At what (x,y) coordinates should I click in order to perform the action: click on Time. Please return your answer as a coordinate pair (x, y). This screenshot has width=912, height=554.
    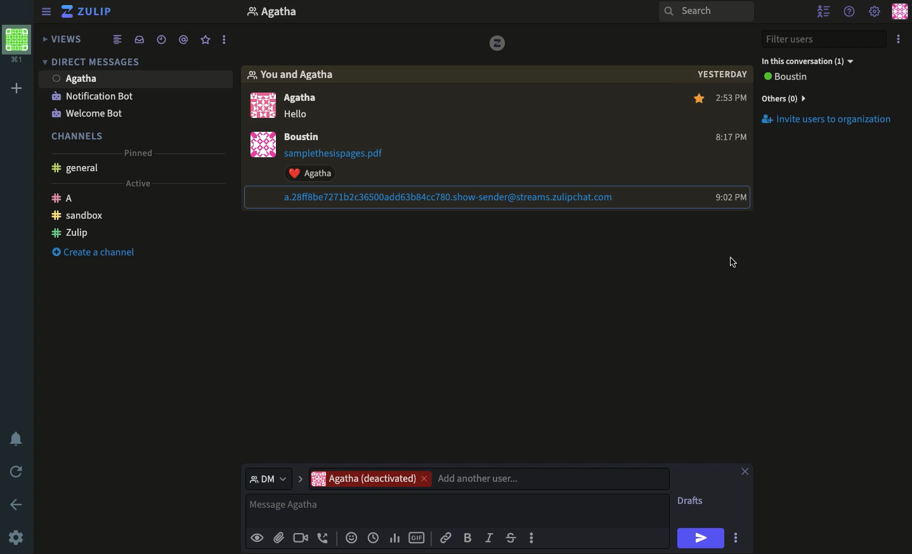
    Looking at the image, I should click on (731, 97).